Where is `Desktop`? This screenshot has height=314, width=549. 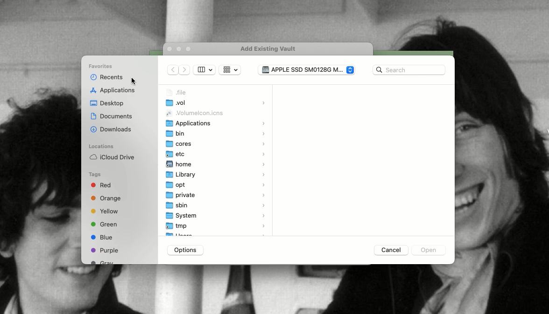 Desktop is located at coordinates (107, 104).